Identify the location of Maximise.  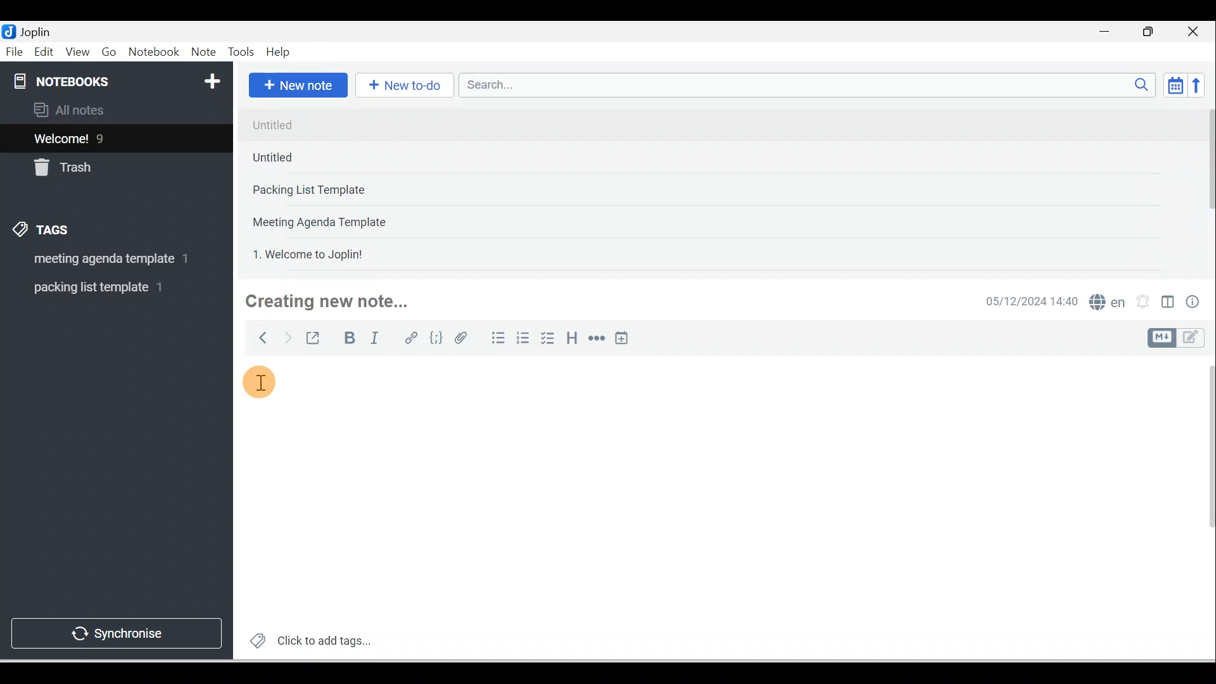
(1153, 32).